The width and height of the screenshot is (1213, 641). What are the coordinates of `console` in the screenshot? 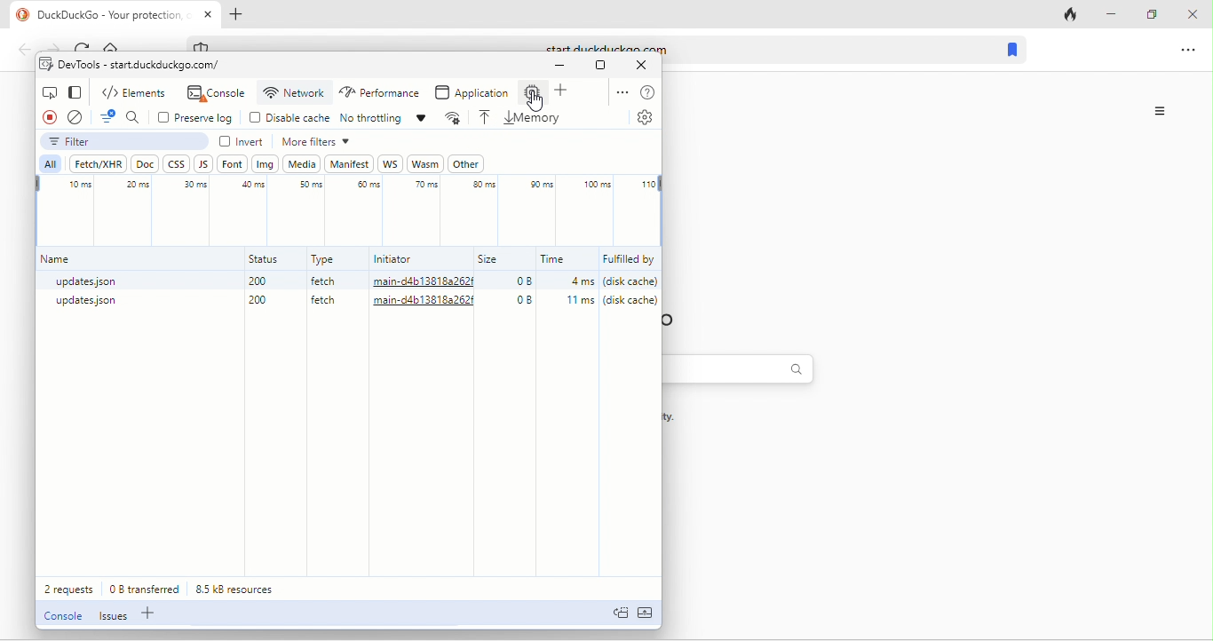 It's located at (64, 617).